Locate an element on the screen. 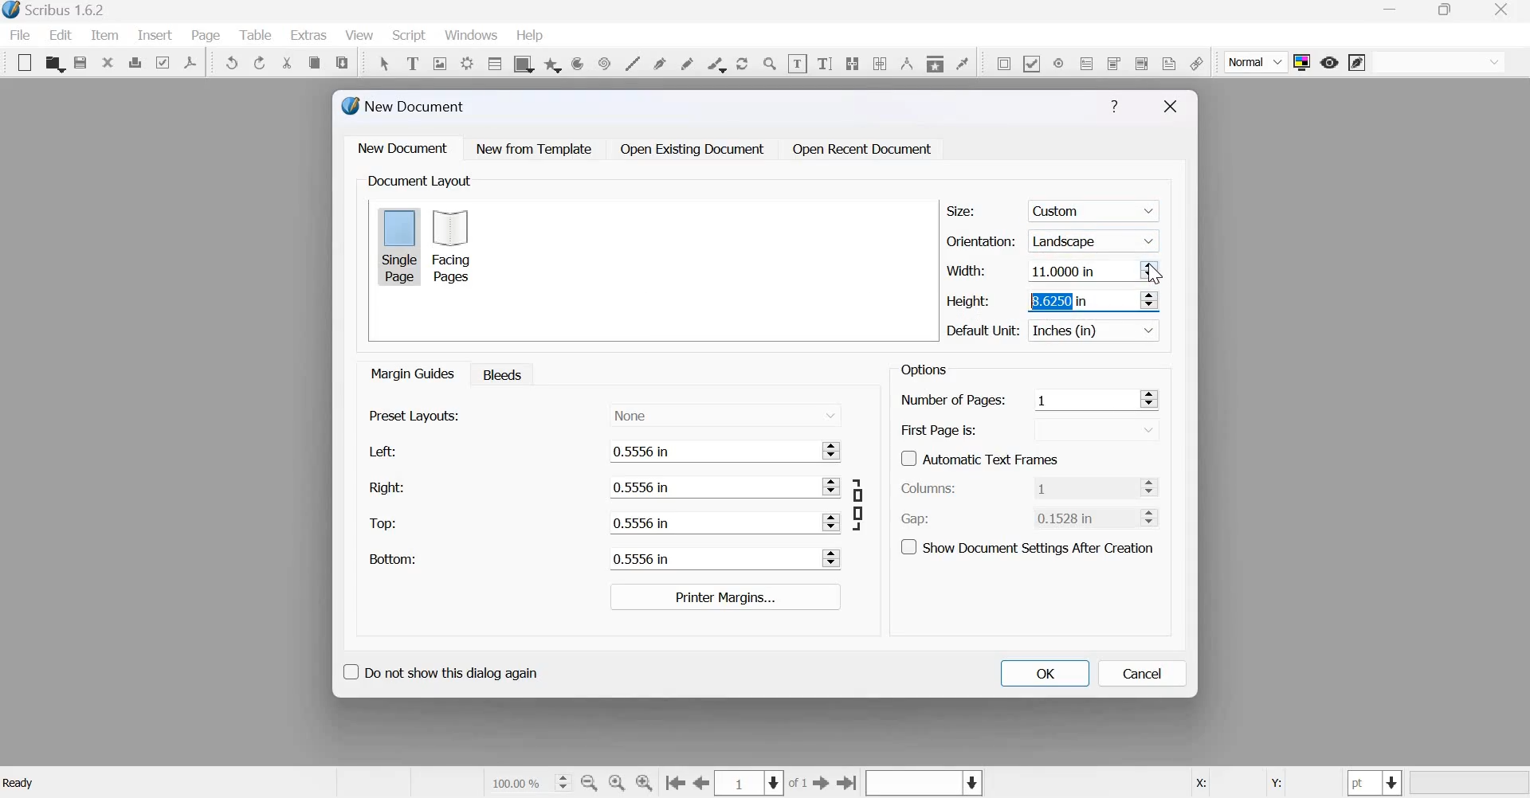 The width and height of the screenshot is (1530, 798). zoom in by the stepping value in Tools preferences is located at coordinates (645, 783).